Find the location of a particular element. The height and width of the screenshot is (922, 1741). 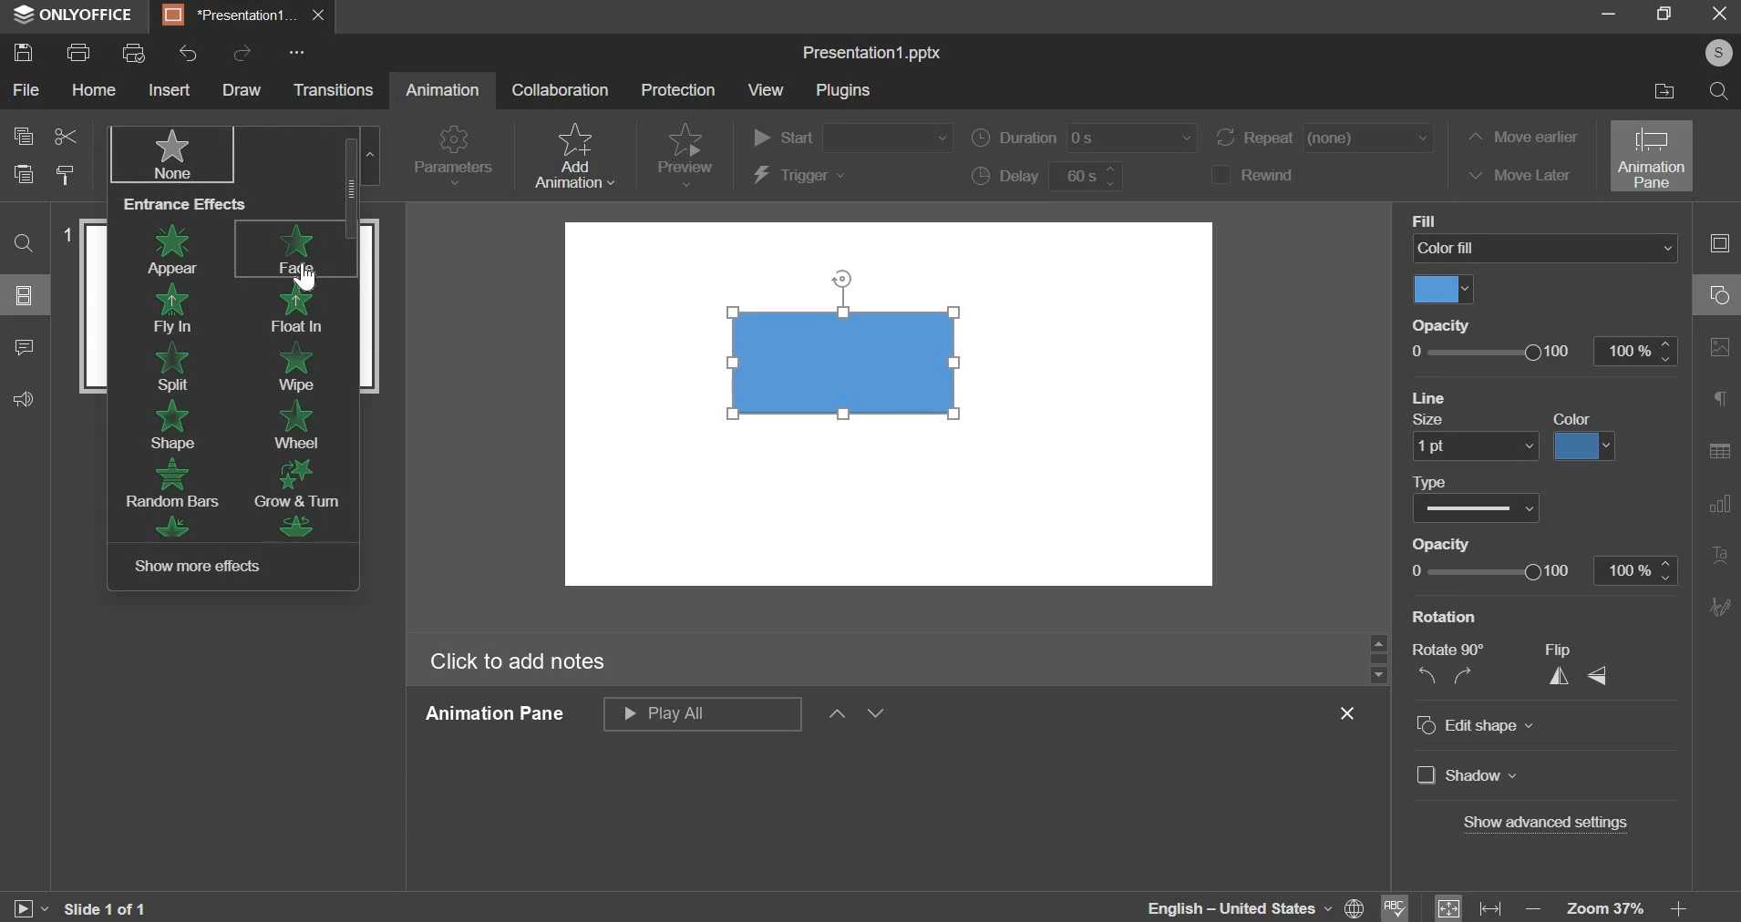

Rotation is located at coordinates (1442, 617).